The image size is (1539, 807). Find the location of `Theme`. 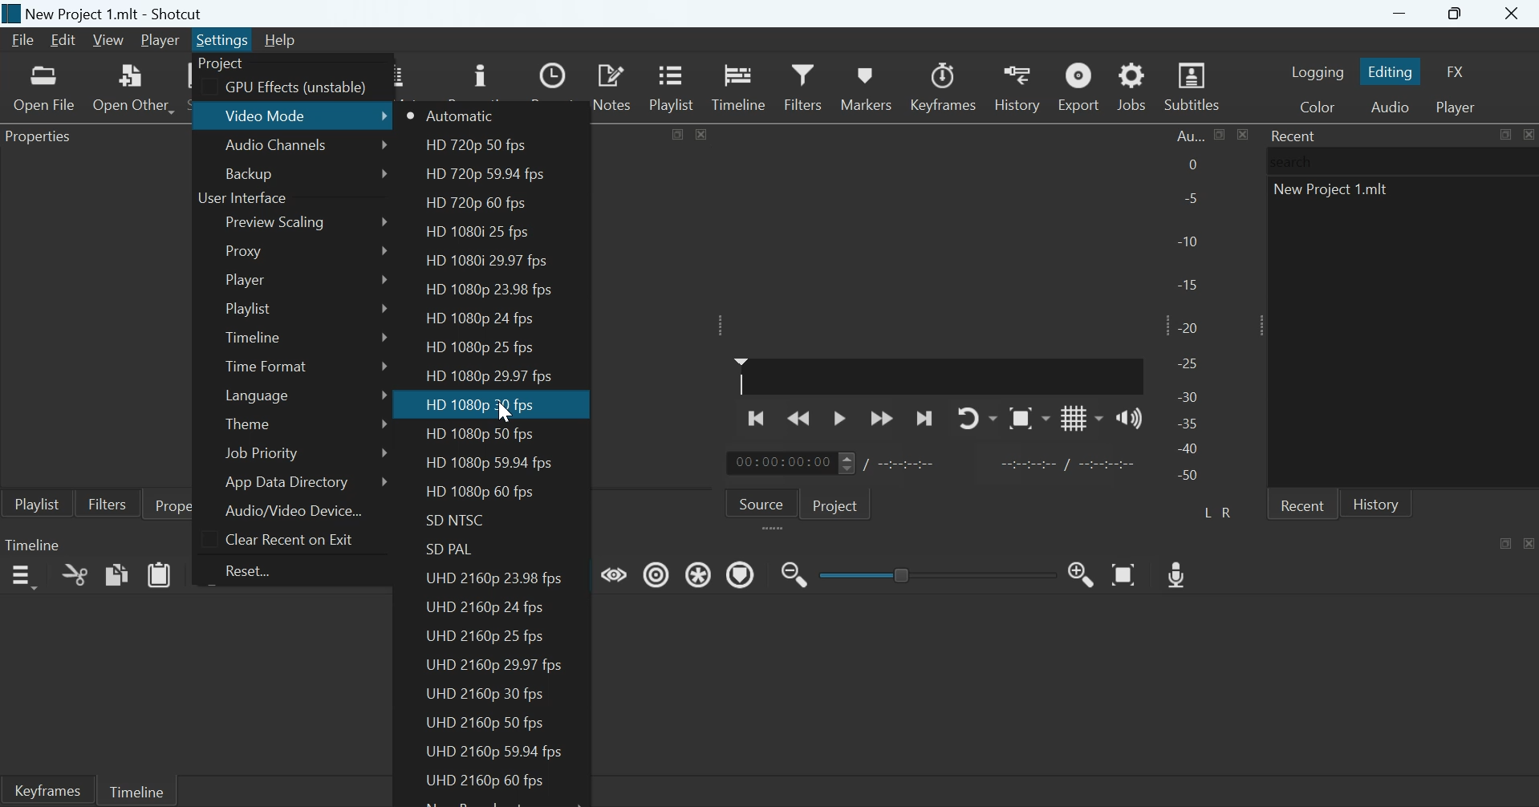

Theme is located at coordinates (250, 422).